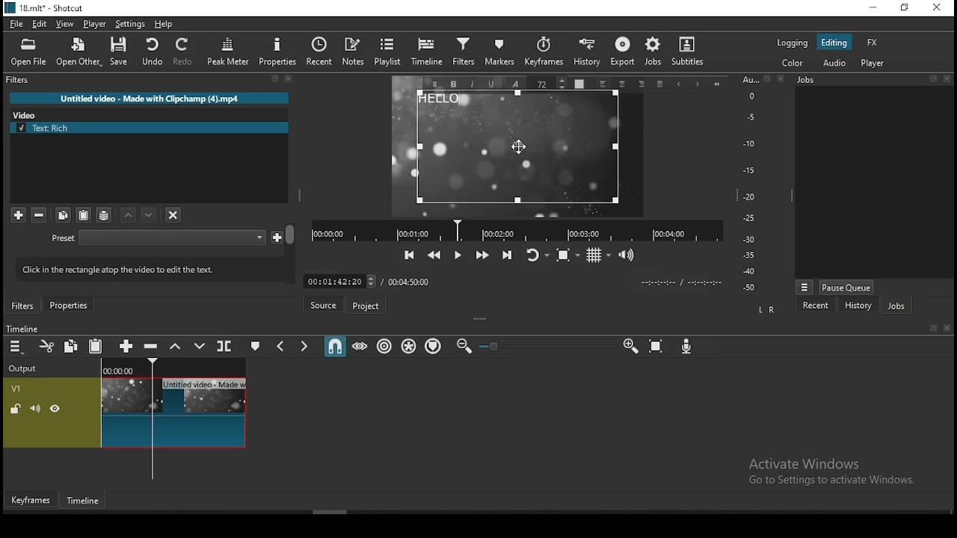 This screenshot has width=957, height=538. What do you see at coordinates (933, 78) in the screenshot?
I see `Detach` at bounding box center [933, 78].